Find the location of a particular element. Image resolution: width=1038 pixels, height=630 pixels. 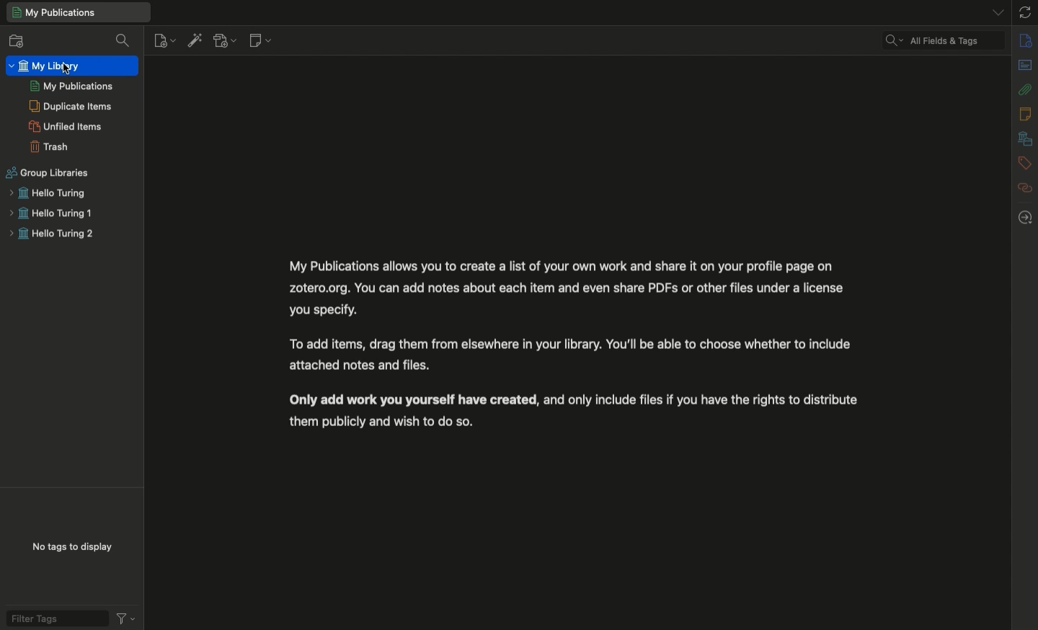

Sync is located at coordinates (1026, 12).